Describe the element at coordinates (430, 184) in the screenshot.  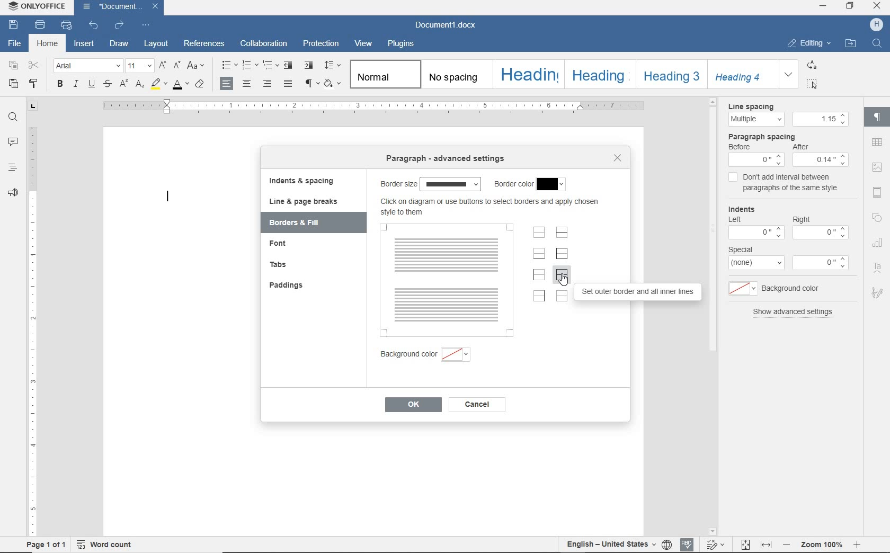
I see `border size` at that location.